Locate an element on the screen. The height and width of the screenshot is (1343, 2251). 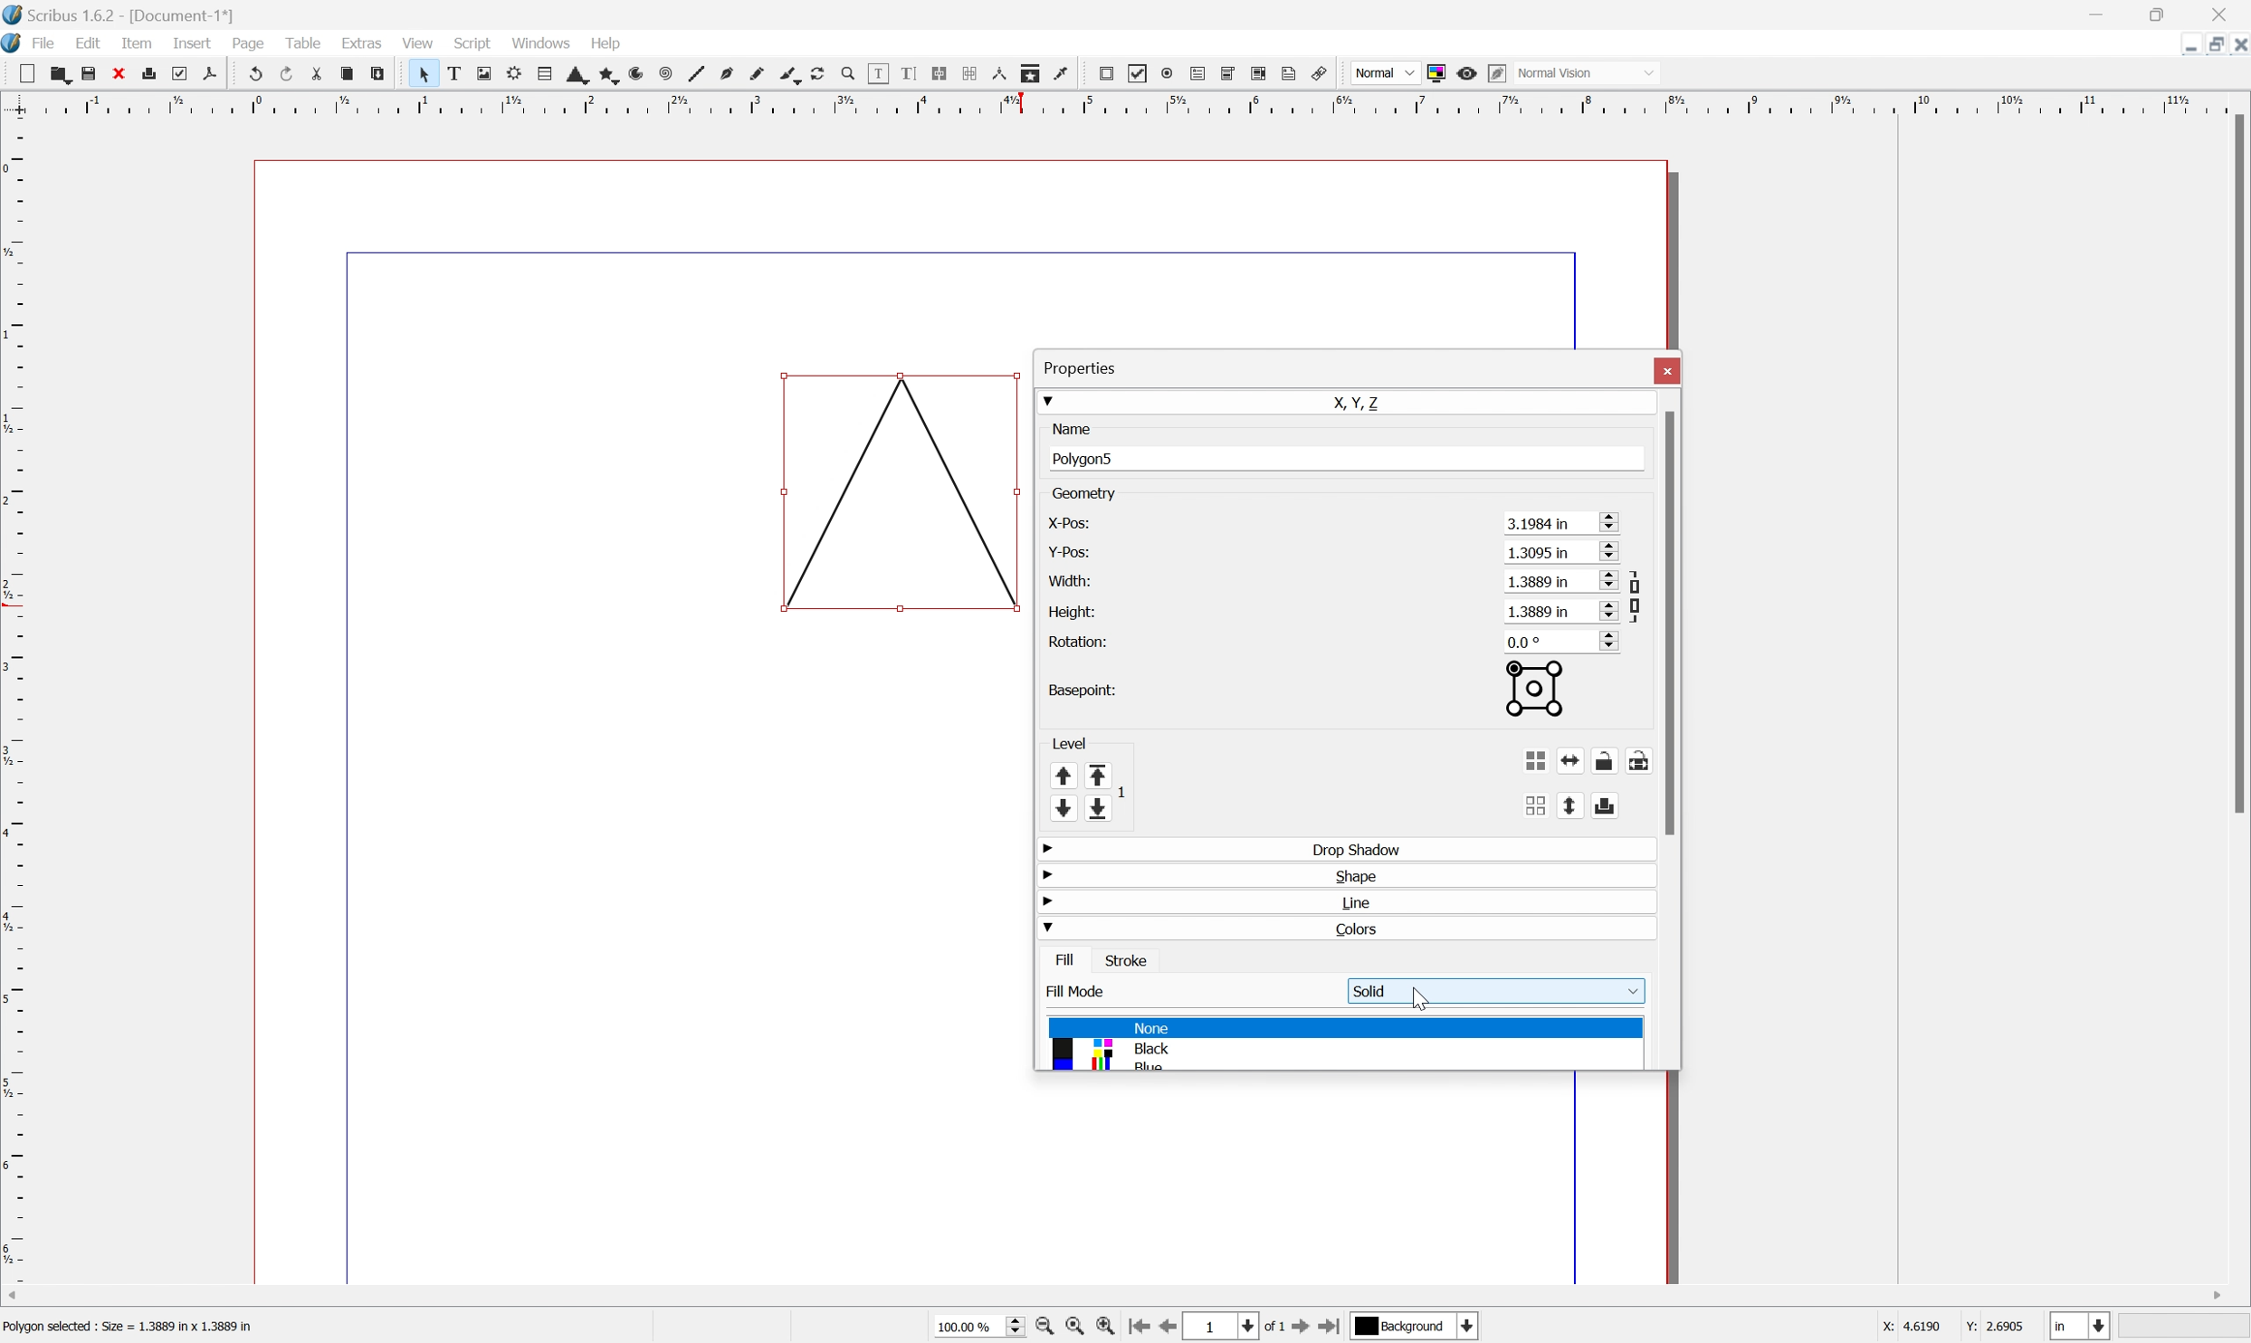
Normal is located at coordinates (1386, 72).